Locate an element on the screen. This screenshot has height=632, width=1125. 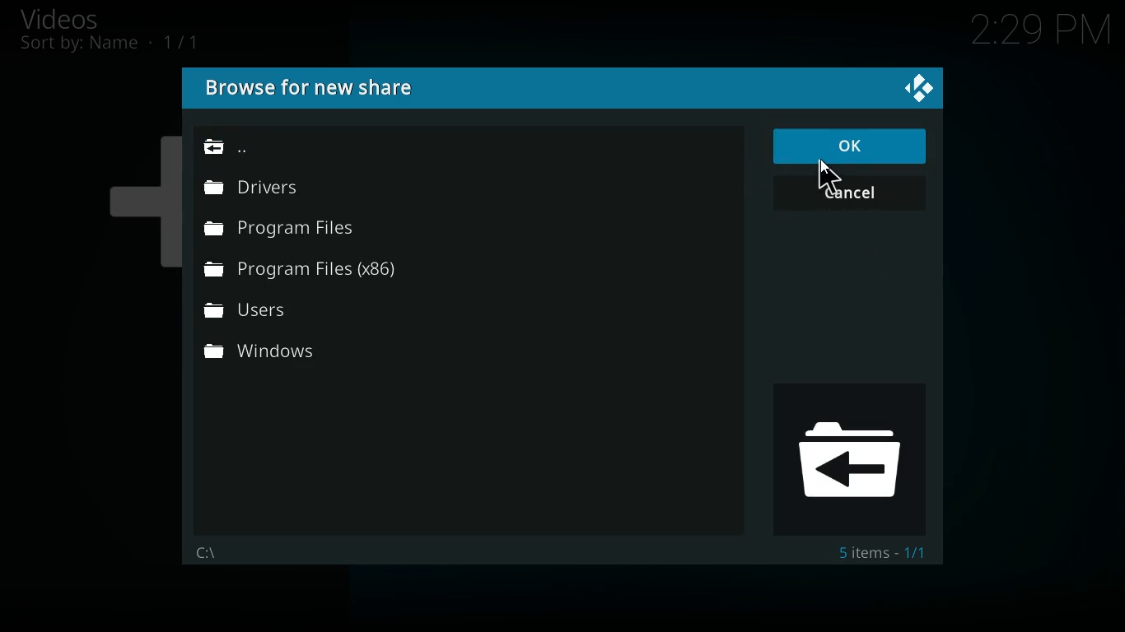
browse for new share is located at coordinates (310, 89).